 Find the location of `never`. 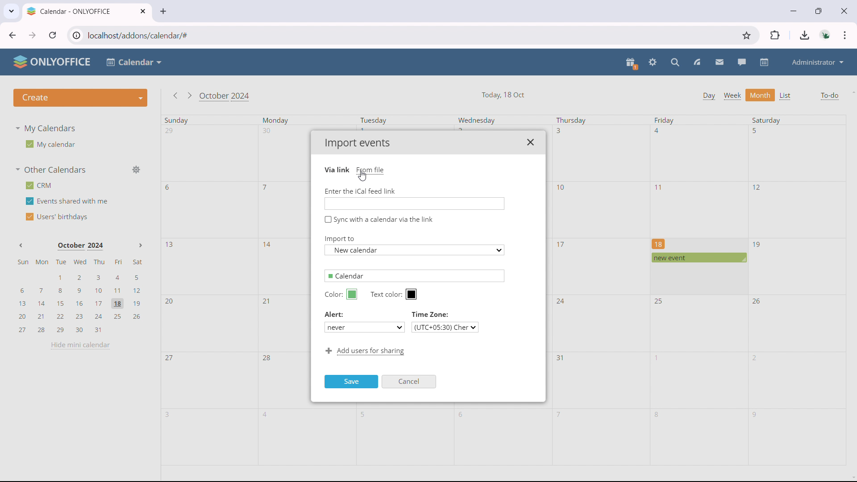

never is located at coordinates (366, 328).